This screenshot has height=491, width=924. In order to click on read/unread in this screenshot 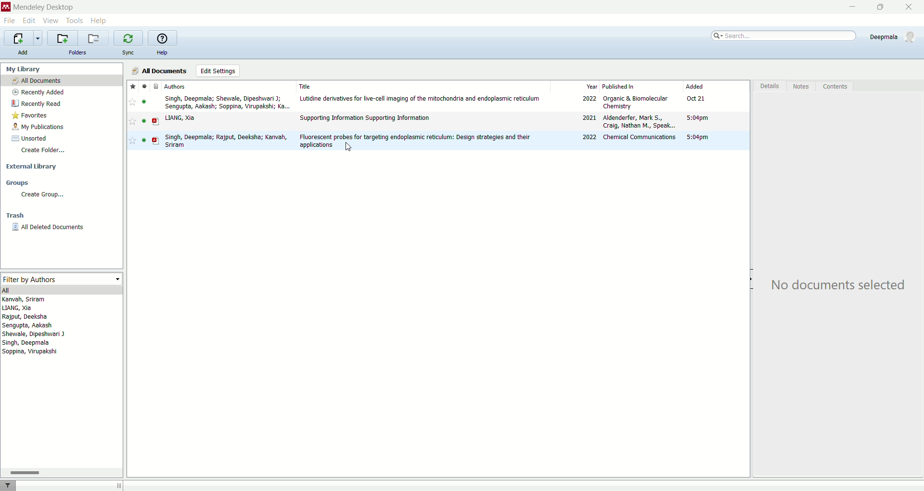, I will do `click(143, 86)`.